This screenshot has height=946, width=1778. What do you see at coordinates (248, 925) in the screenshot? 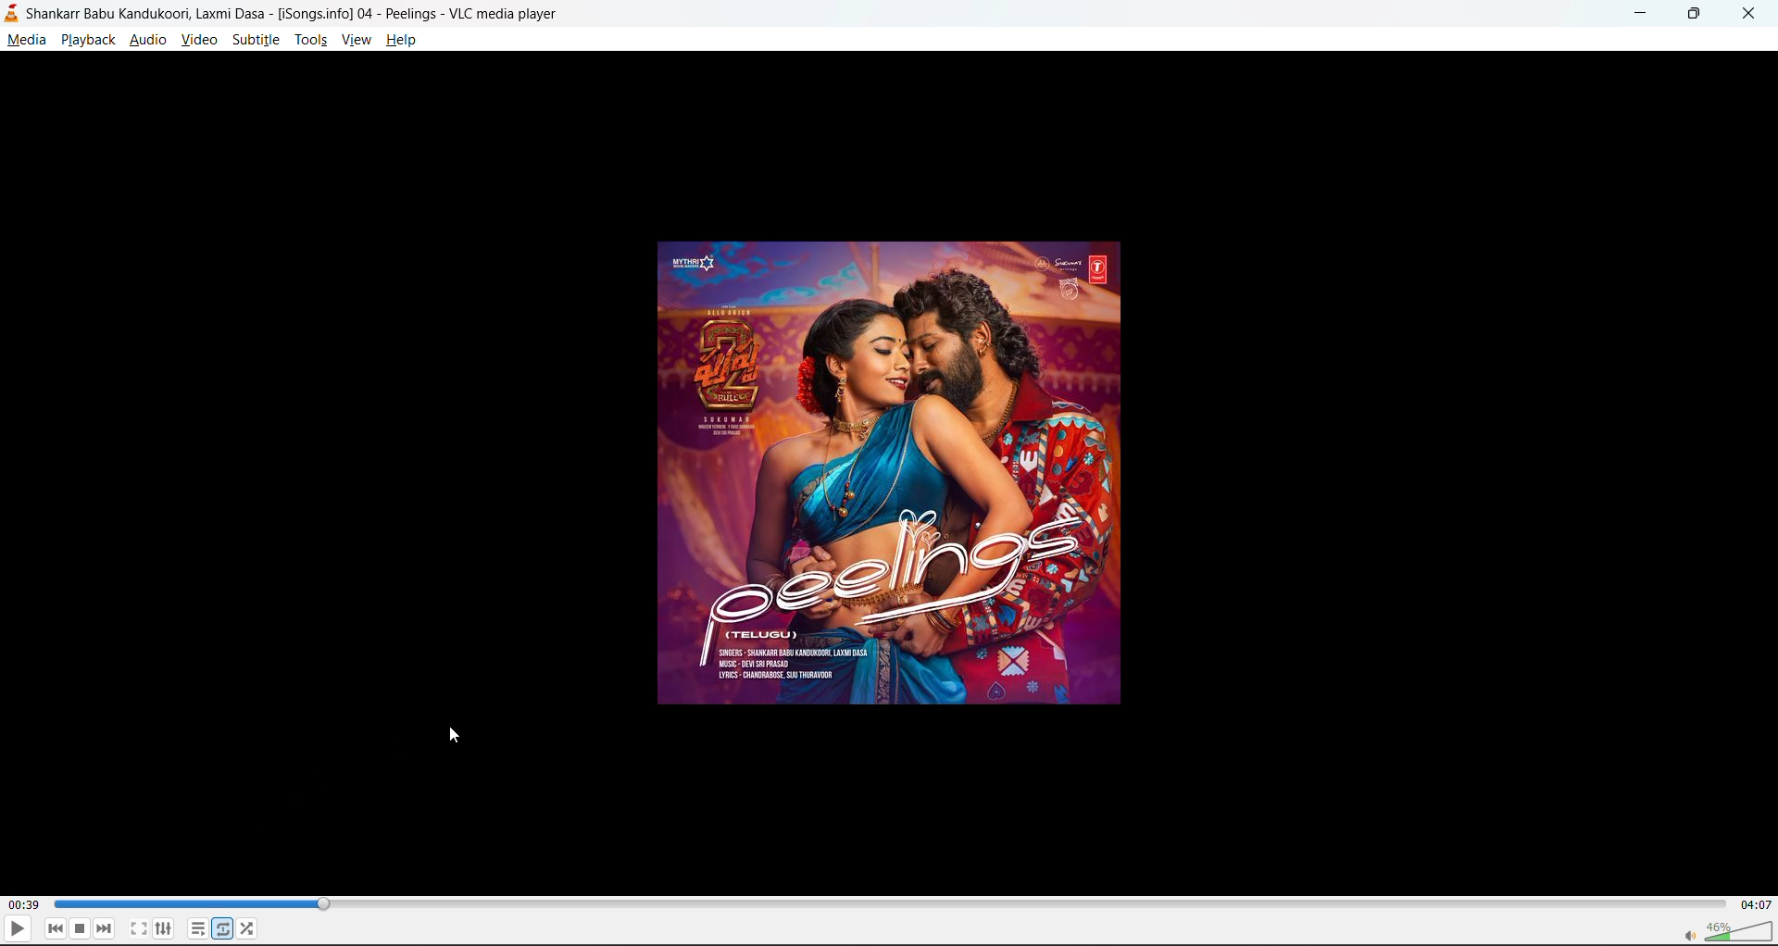
I see `random` at bounding box center [248, 925].